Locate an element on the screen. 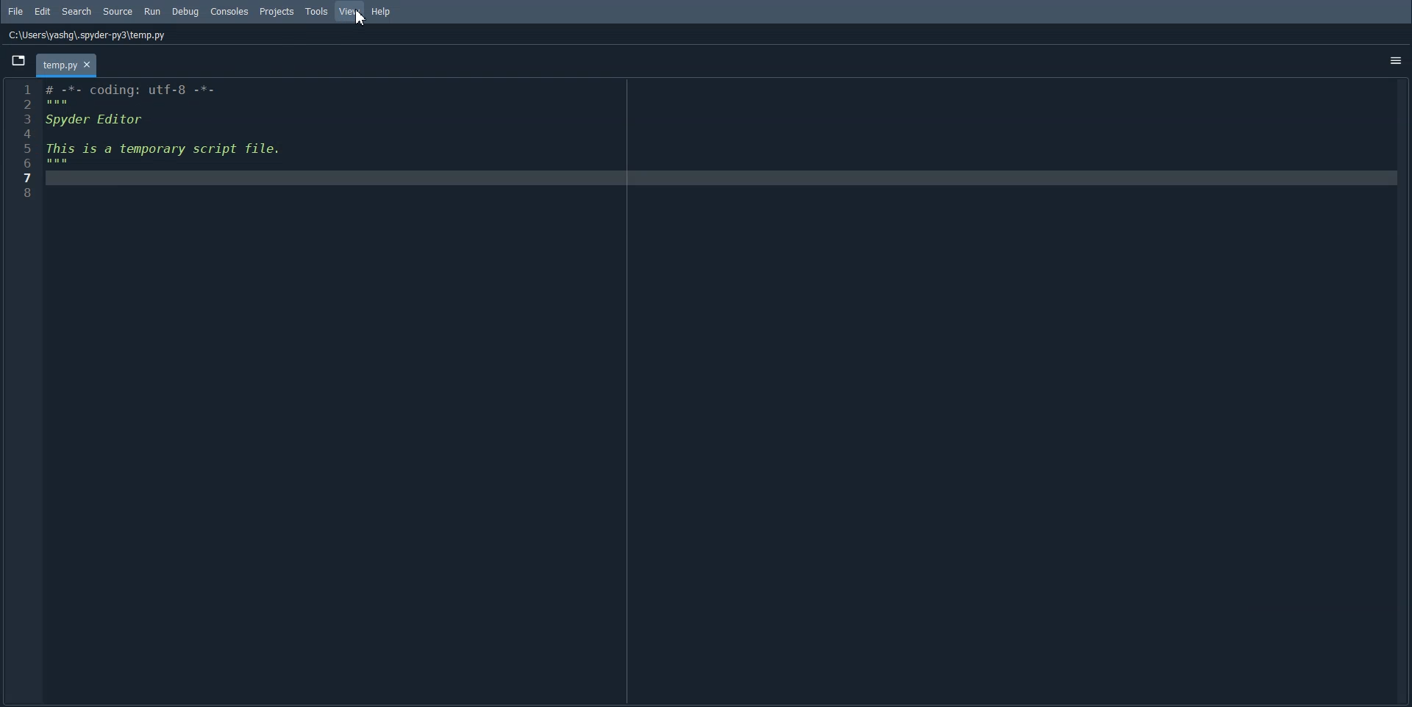  Projects is located at coordinates (277, 11).